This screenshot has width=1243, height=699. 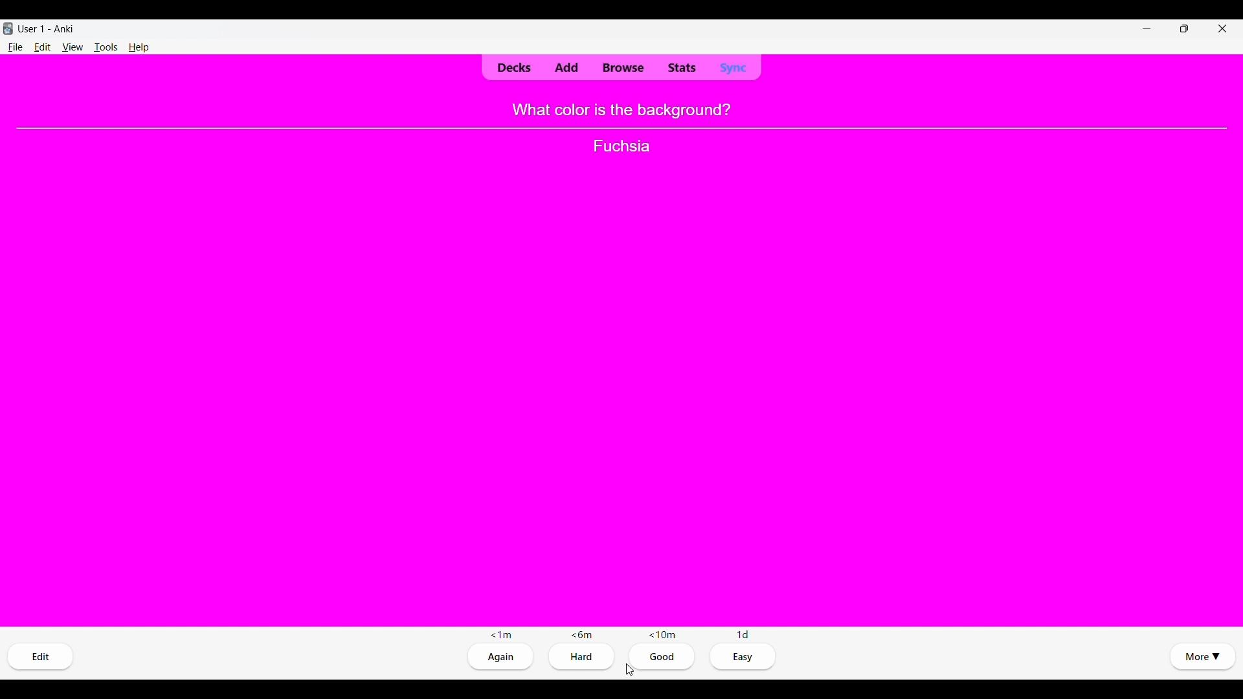 What do you see at coordinates (513, 69) in the screenshot?
I see `Decks` at bounding box center [513, 69].